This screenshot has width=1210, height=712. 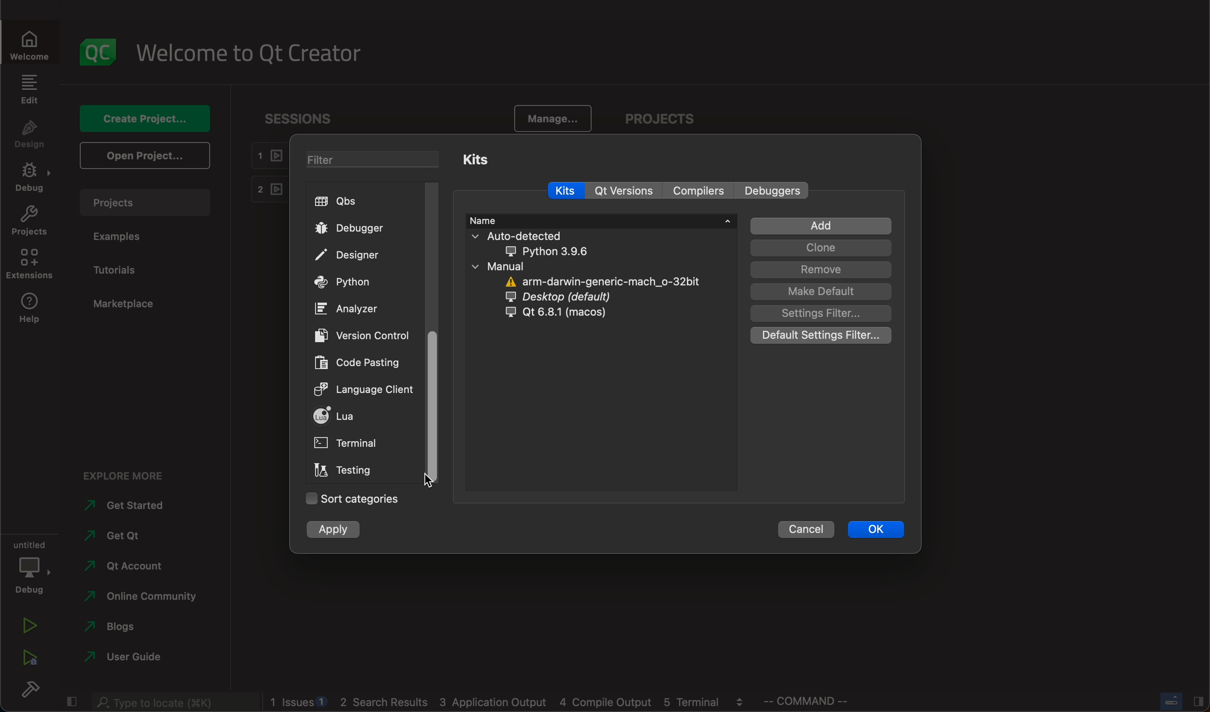 What do you see at coordinates (123, 659) in the screenshot?
I see `guide` at bounding box center [123, 659].